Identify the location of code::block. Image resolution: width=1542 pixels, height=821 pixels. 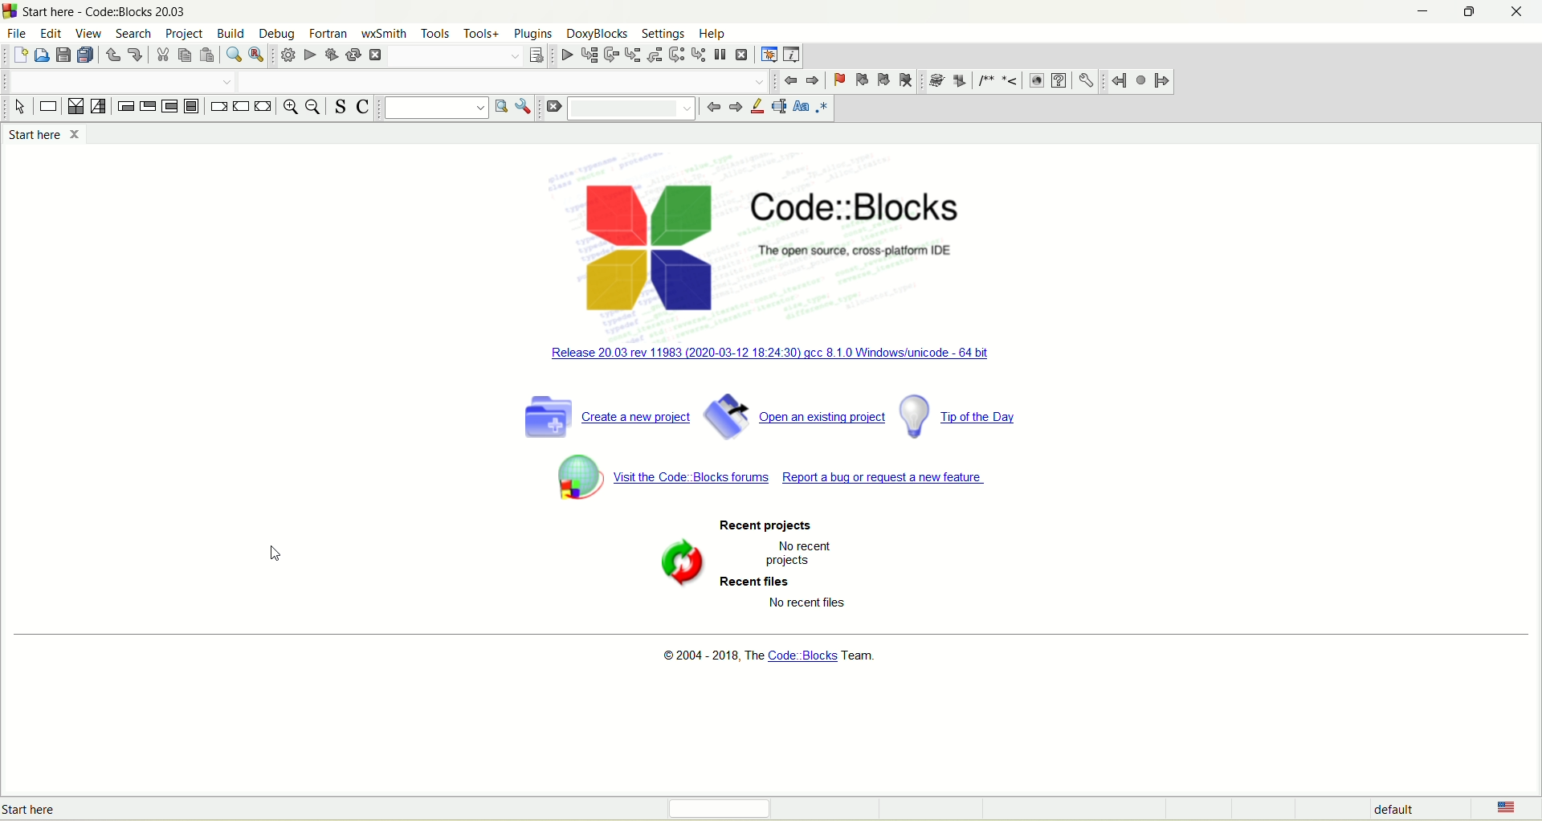
(863, 201).